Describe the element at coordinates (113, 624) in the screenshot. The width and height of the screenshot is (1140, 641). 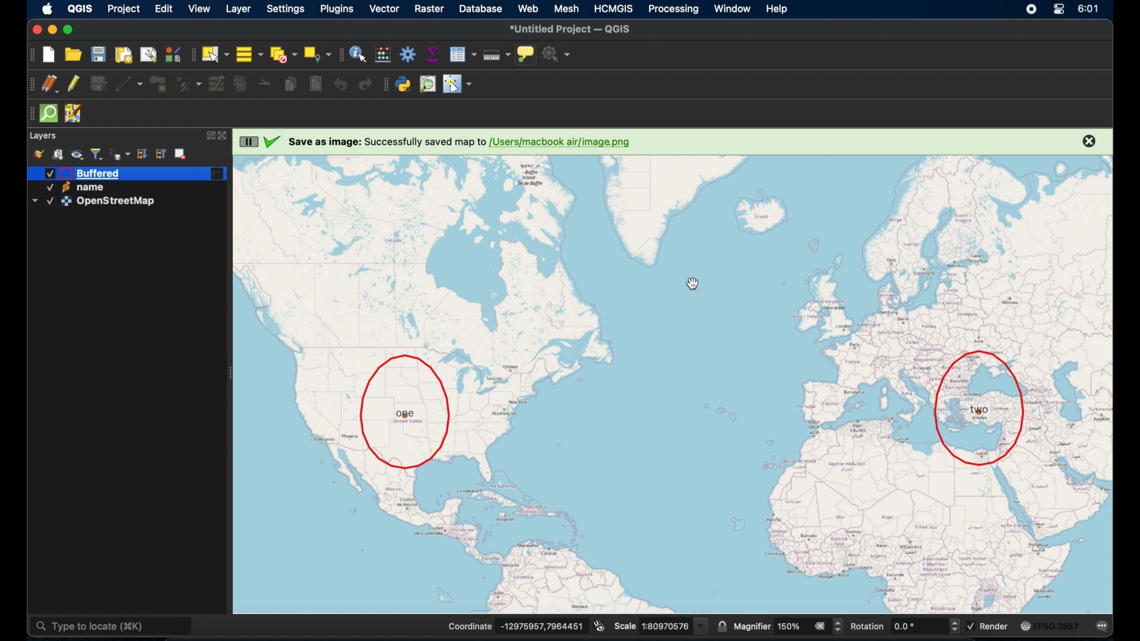
I see `type to locate` at that location.